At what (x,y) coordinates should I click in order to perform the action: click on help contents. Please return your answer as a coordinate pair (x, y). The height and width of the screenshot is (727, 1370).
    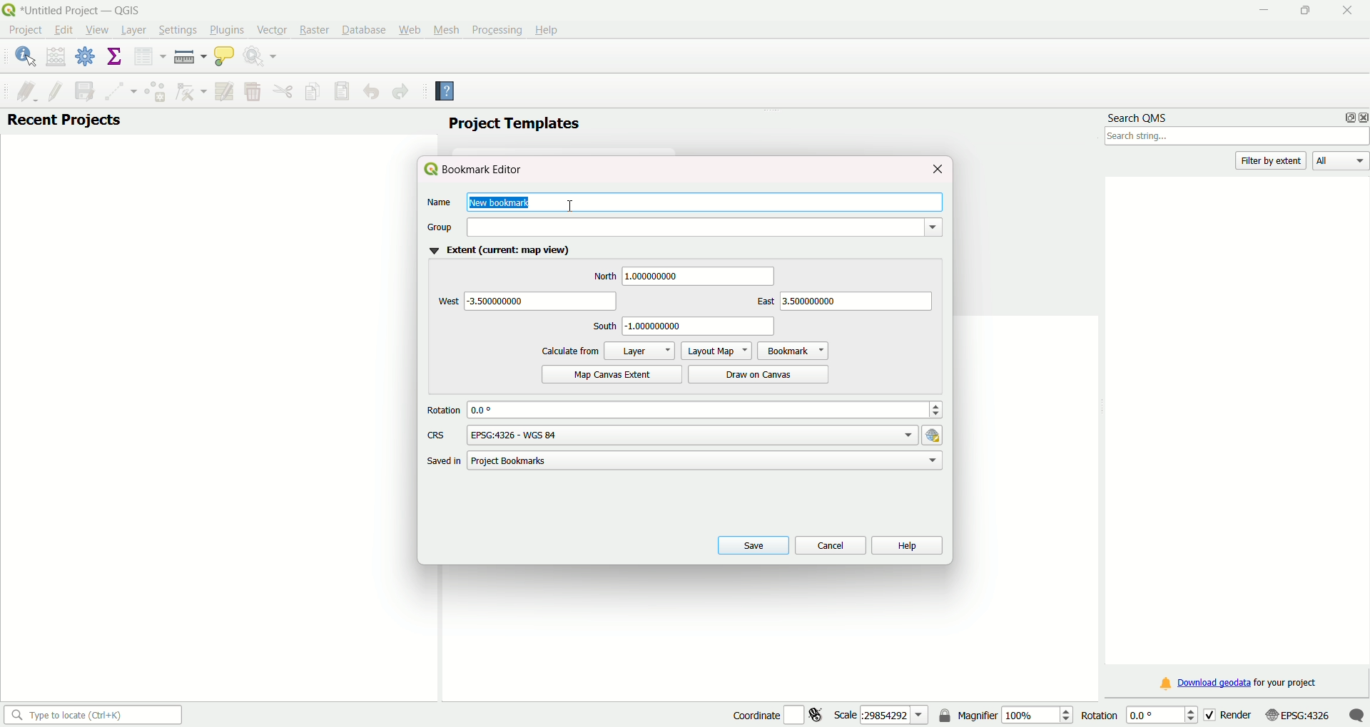
    Looking at the image, I should click on (446, 93).